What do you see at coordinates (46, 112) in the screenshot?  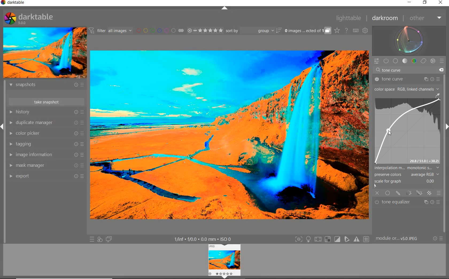 I see `history` at bounding box center [46, 112].